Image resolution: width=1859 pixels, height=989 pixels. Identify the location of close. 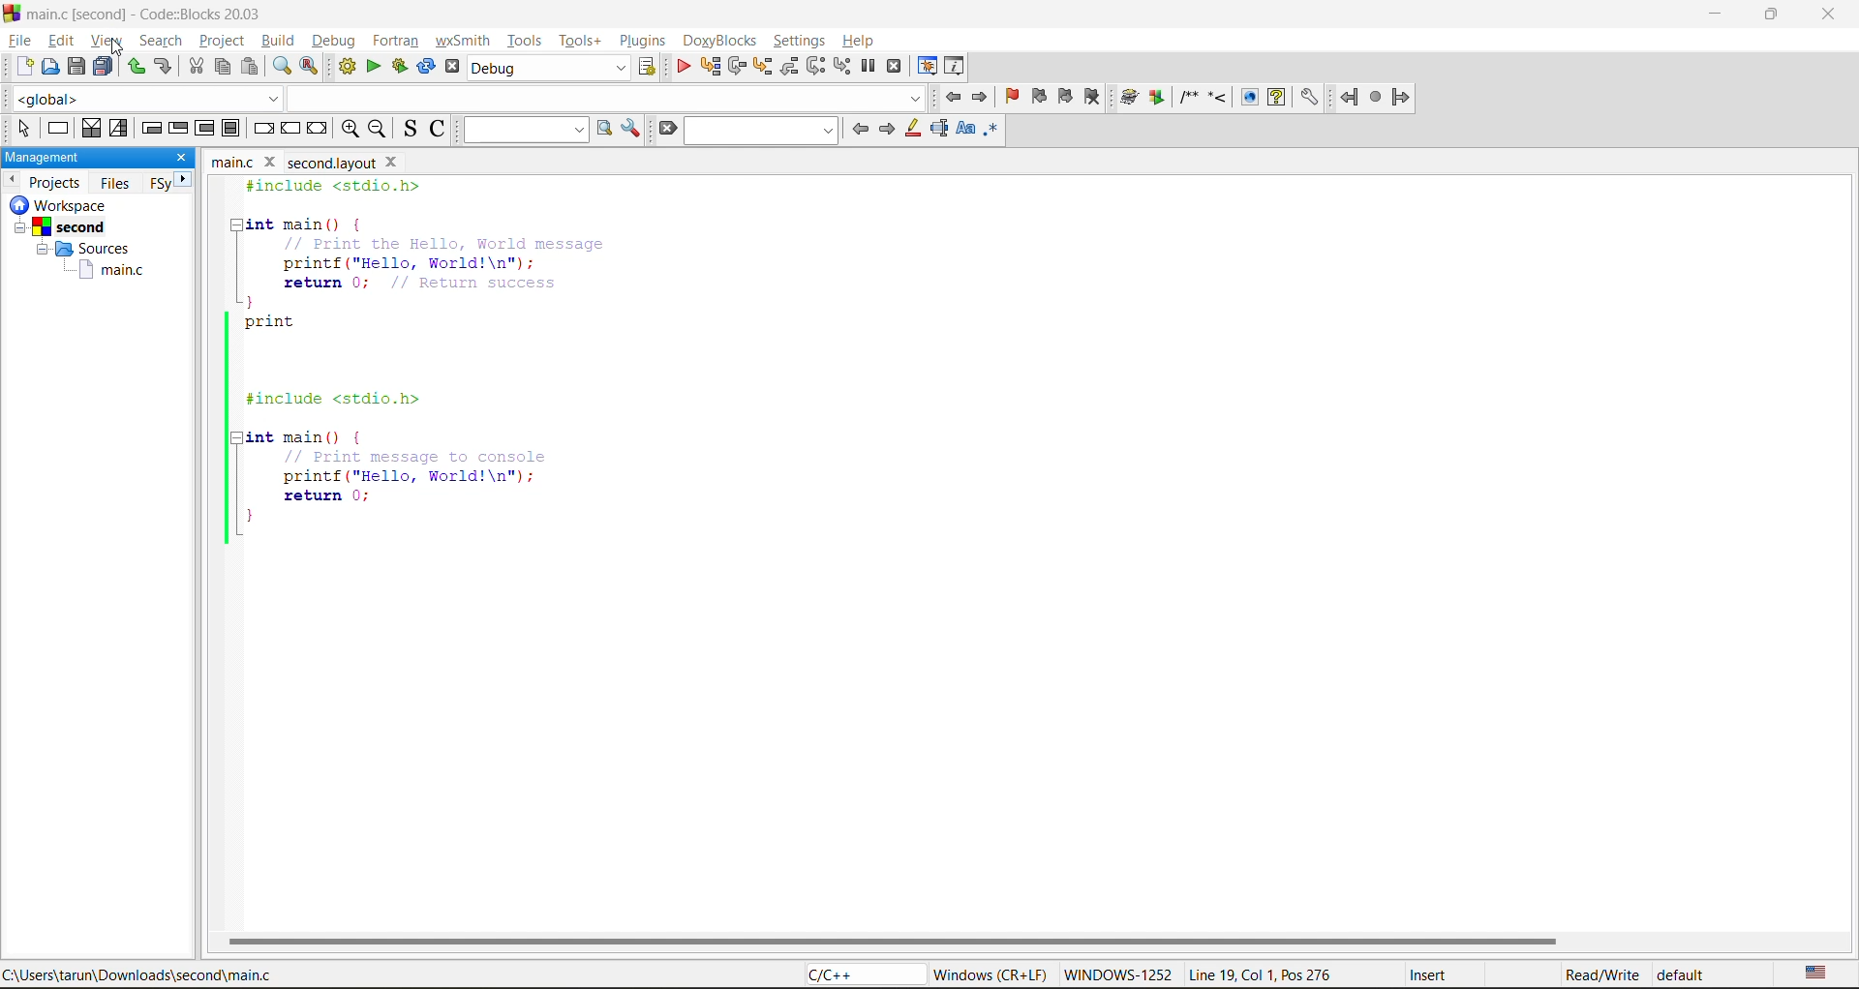
(1834, 17).